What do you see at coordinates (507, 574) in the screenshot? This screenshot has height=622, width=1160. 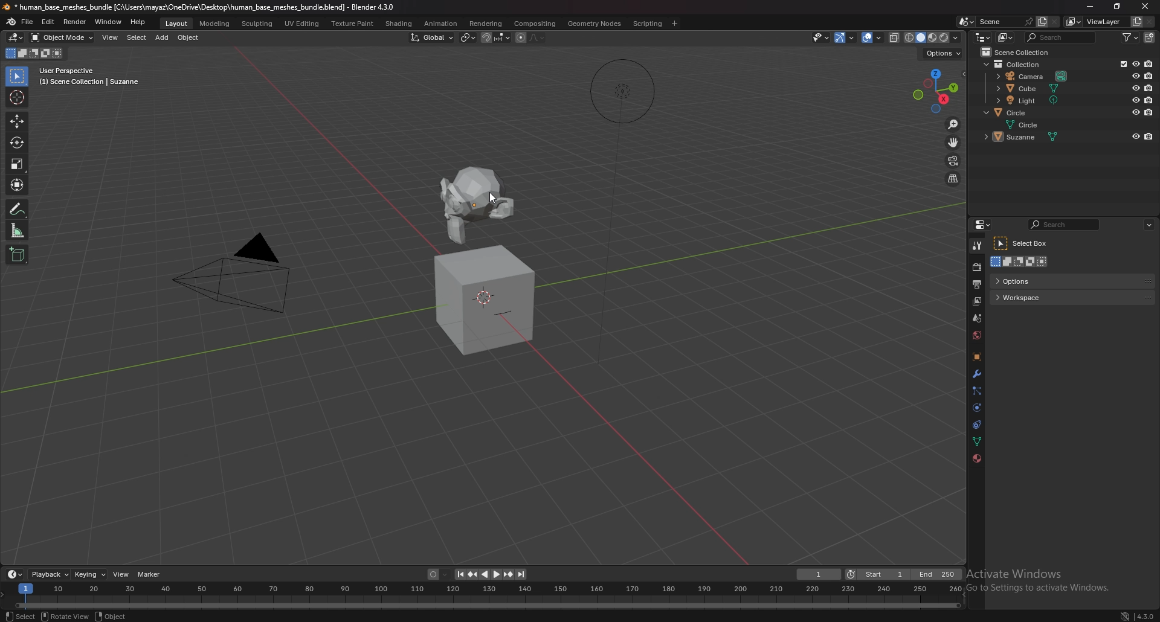 I see `jump to keyframe` at bounding box center [507, 574].